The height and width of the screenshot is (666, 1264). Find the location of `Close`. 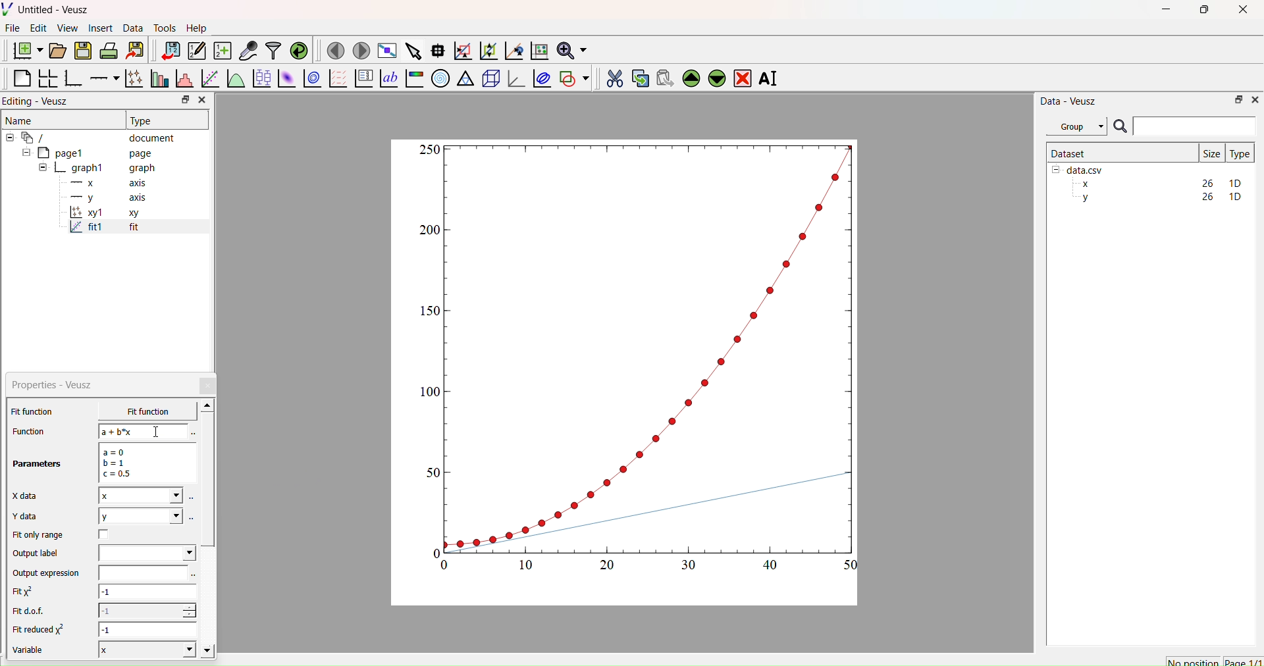

Close is located at coordinates (1244, 13).